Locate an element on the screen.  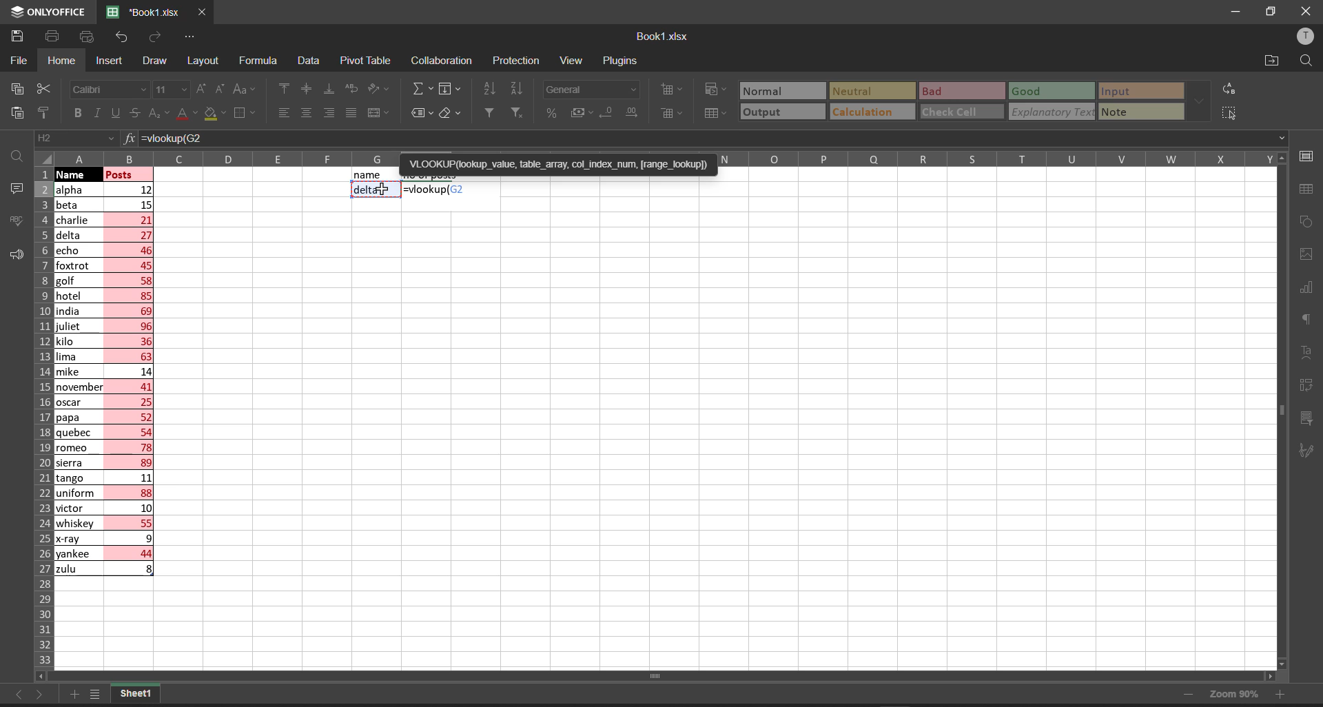
user profile is located at coordinates (1307, 36).